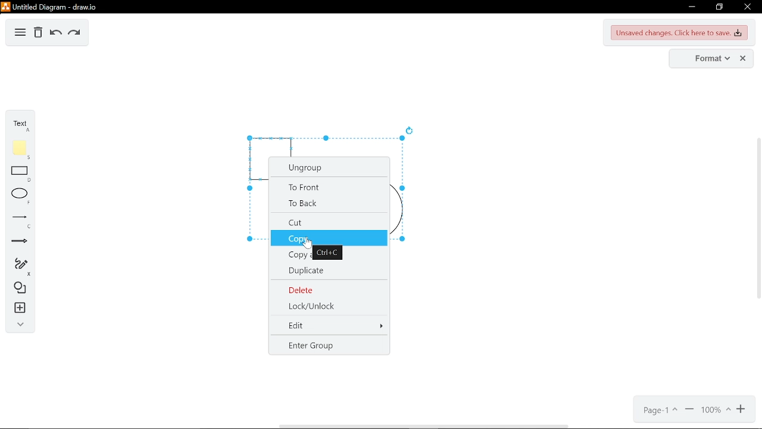 This screenshot has height=429, width=762. Describe the element at coordinates (20, 33) in the screenshot. I see `diagram` at that location.